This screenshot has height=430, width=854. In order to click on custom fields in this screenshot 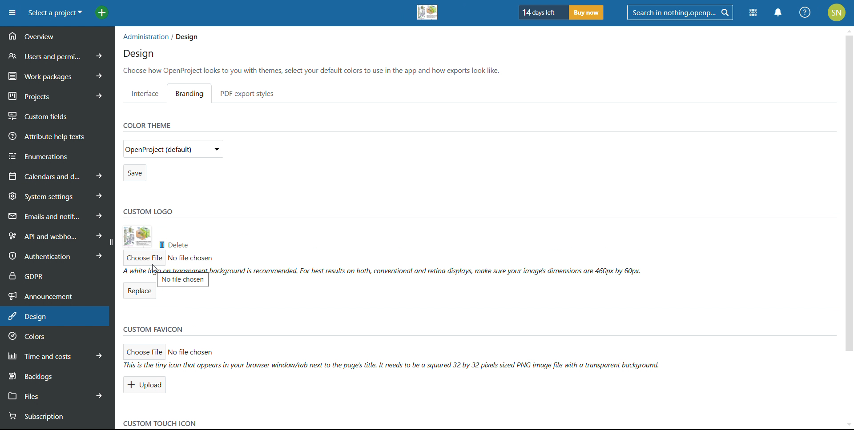, I will do `click(58, 114)`.